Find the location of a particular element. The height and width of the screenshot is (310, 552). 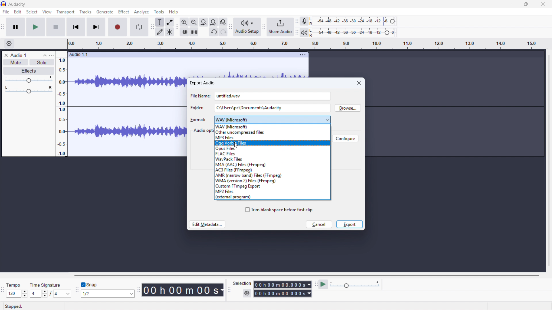

gain  is located at coordinates (28, 80).